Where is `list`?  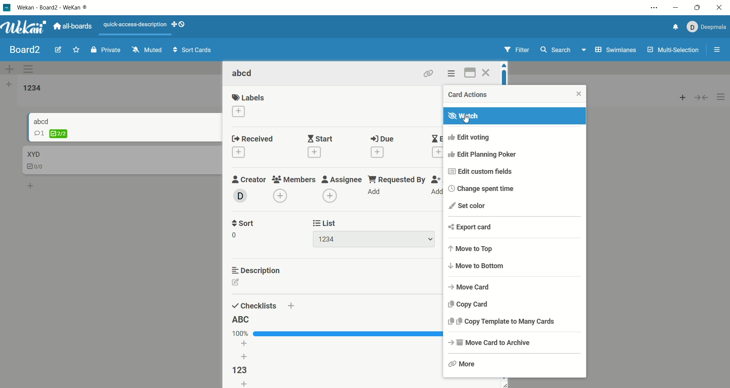 list is located at coordinates (247, 384).